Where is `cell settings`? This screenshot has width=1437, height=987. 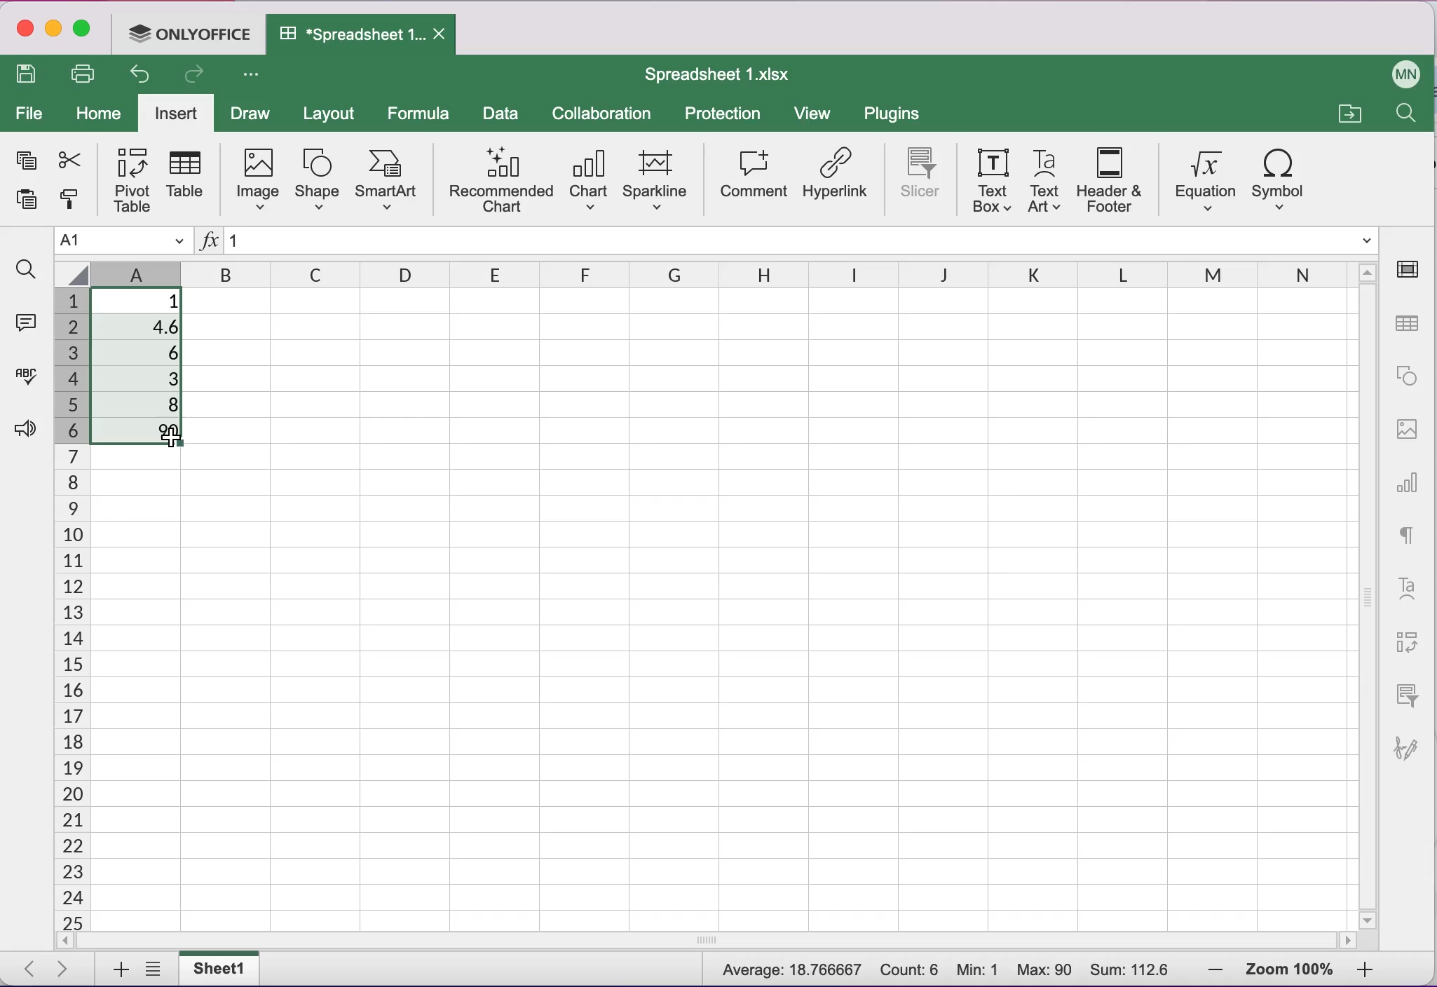
cell settings is located at coordinates (1411, 271).